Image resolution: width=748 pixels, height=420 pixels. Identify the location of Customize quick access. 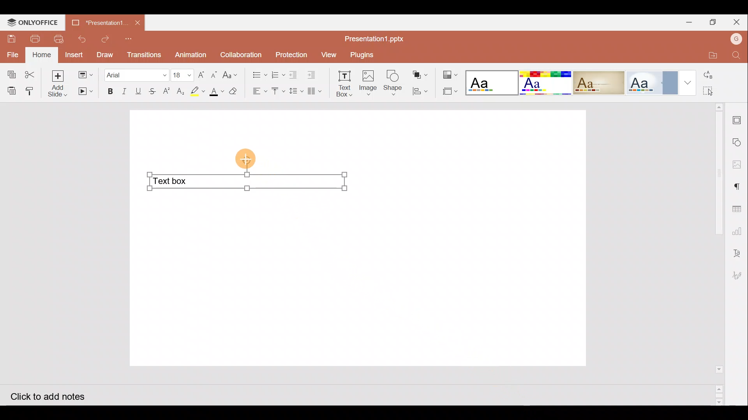
(131, 38).